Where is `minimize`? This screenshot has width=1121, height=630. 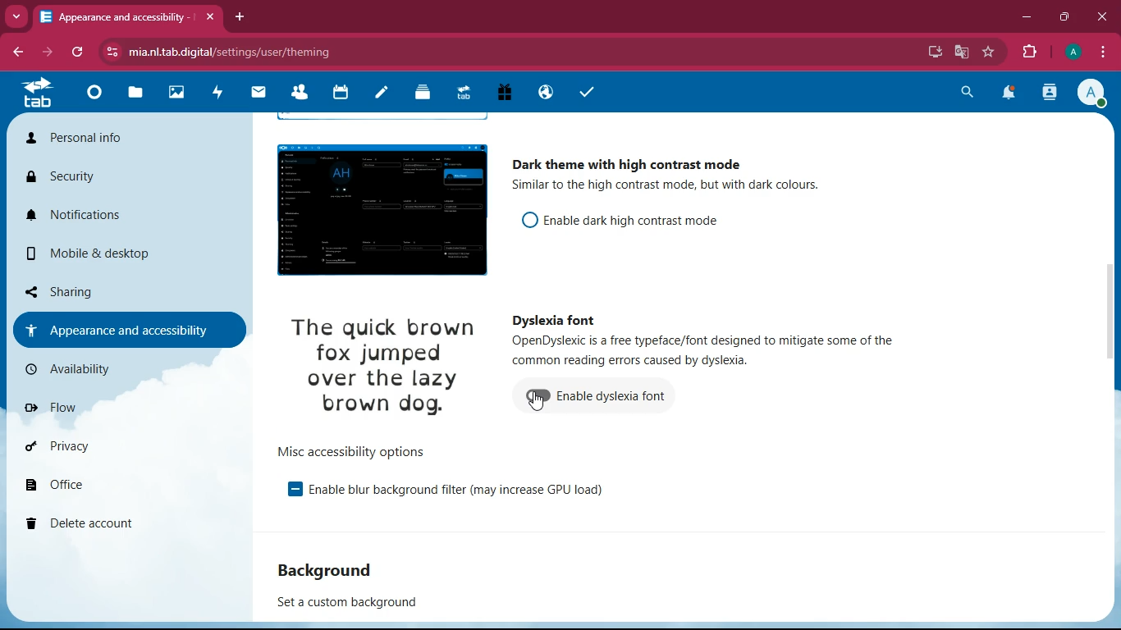 minimize is located at coordinates (1024, 16).